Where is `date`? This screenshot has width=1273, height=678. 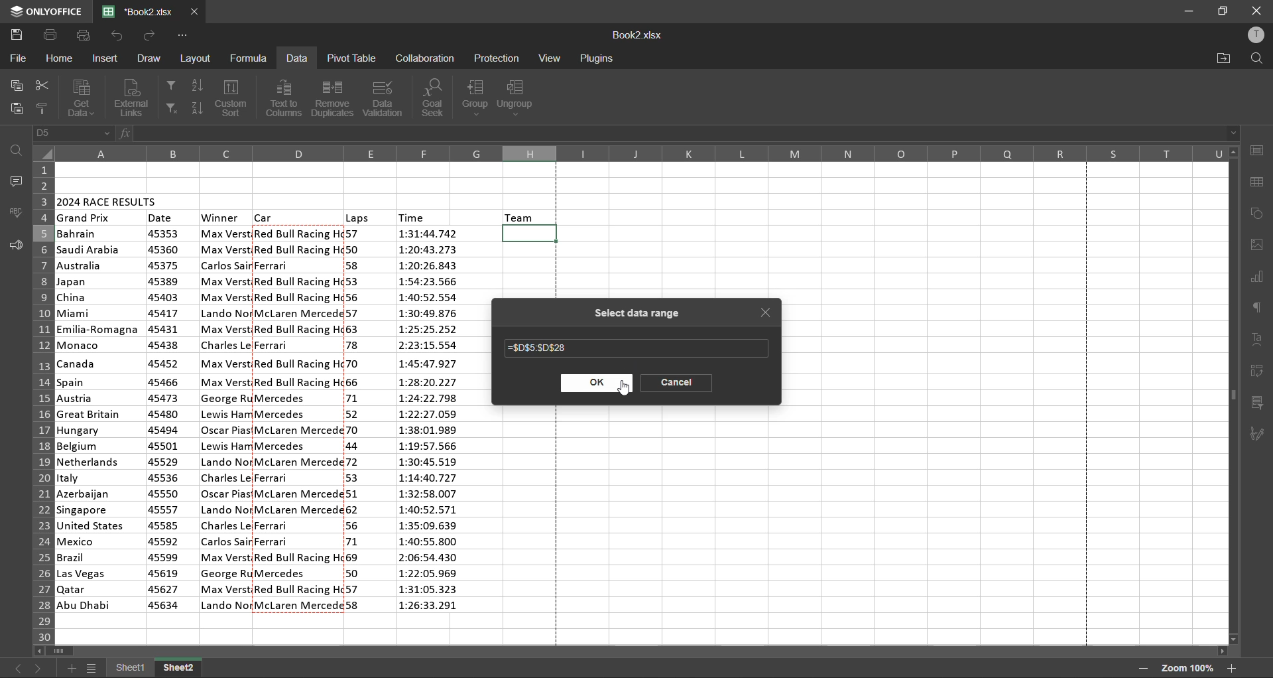 date is located at coordinates (161, 218).